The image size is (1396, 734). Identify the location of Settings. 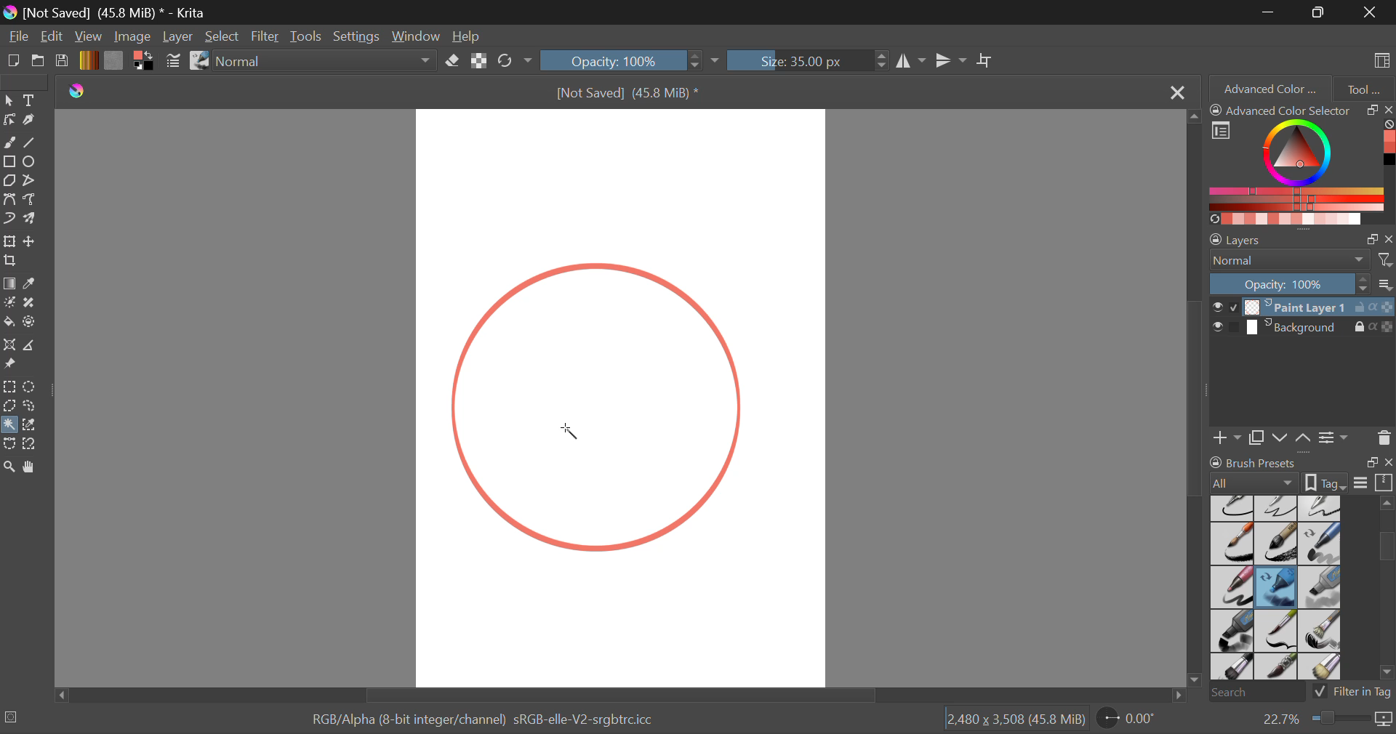
(360, 36).